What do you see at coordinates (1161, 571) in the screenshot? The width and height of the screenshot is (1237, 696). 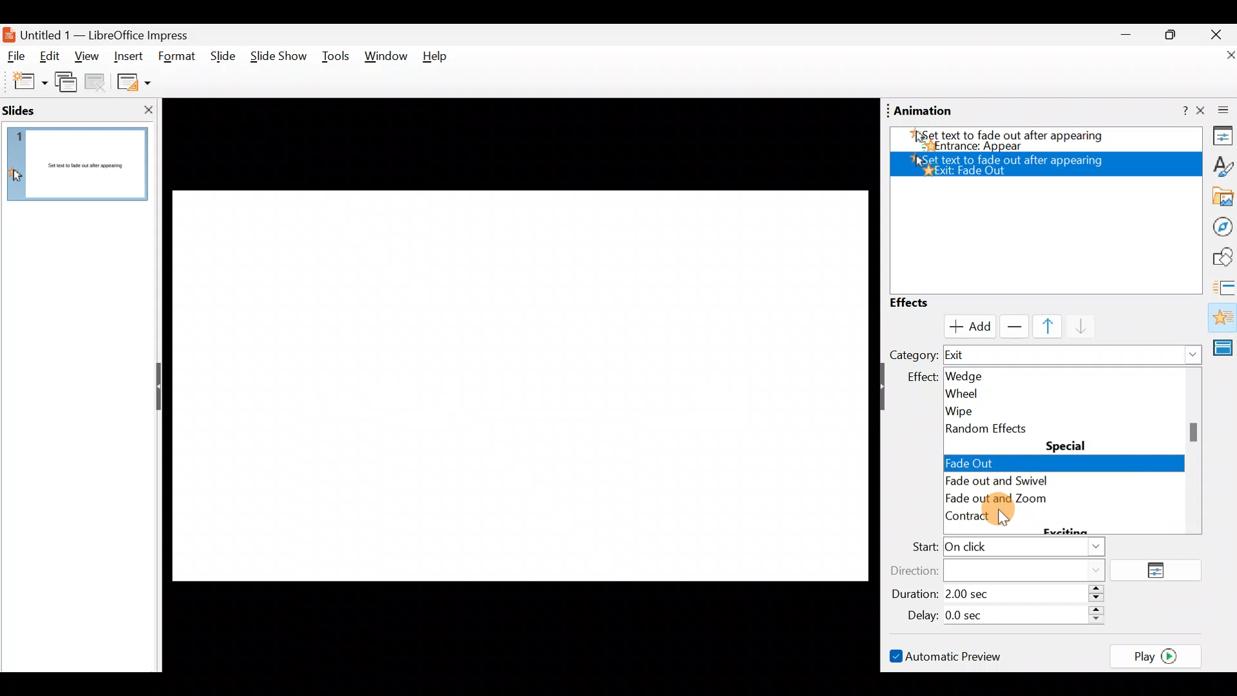 I see `Options` at bounding box center [1161, 571].